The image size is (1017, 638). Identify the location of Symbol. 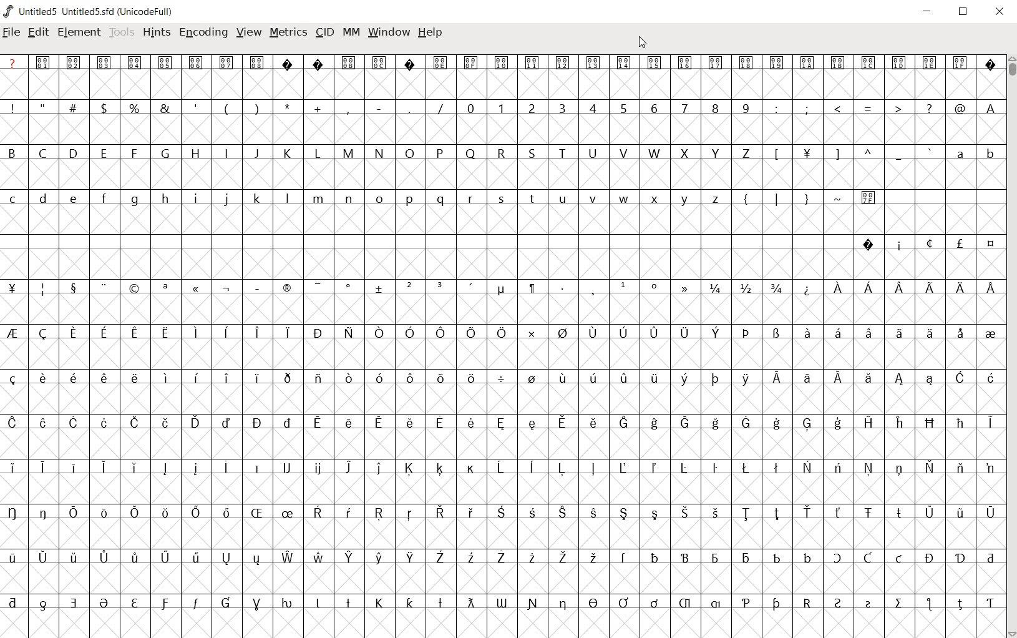
(746, 379).